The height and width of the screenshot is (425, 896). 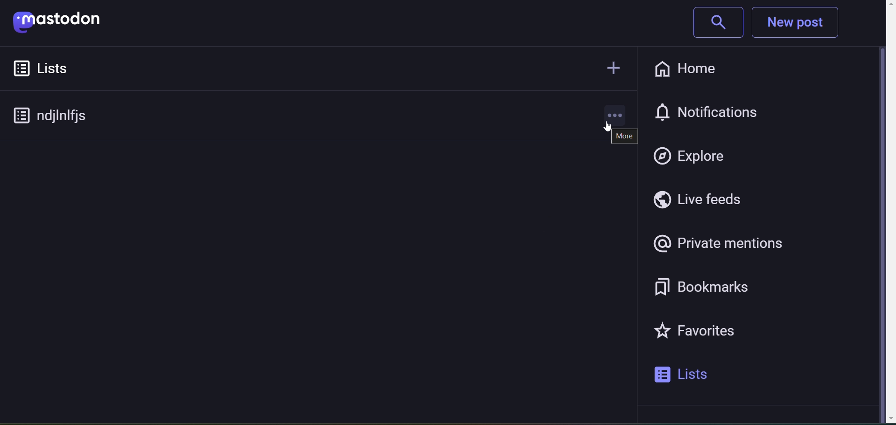 I want to click on lists , so click(x=56, y=68).